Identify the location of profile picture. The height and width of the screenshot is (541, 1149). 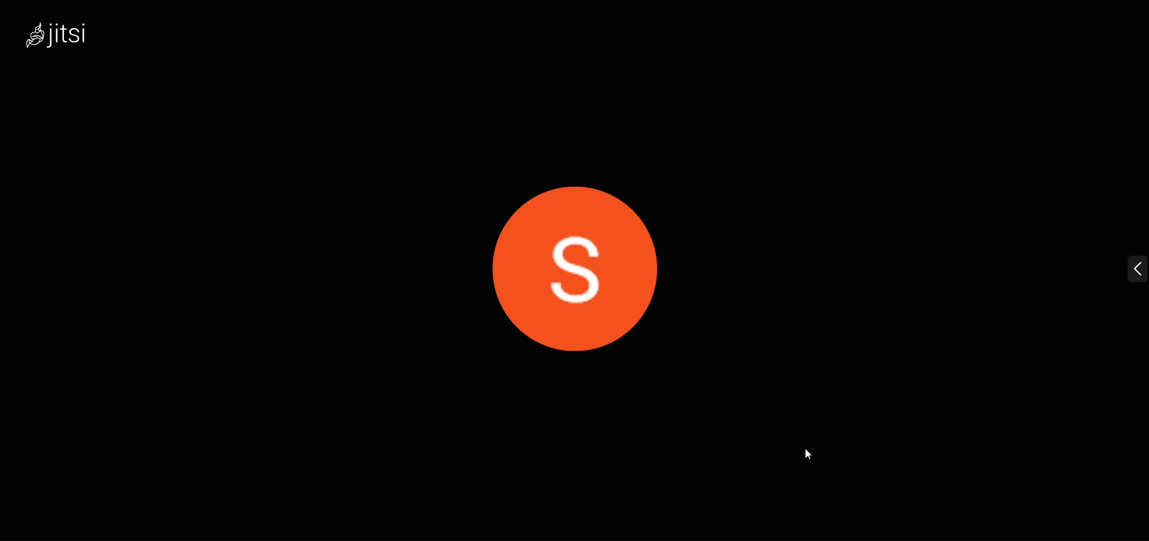
(573, 247).